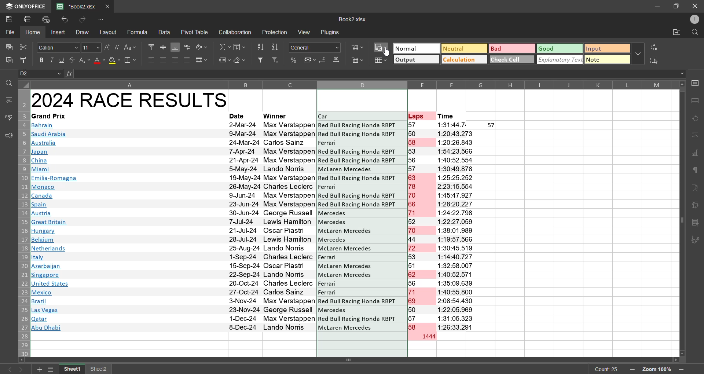 This screenshot has height=374, width=704. Describe the element at coordinates (655, 60) in the screenshot. I see `select all` at that location.